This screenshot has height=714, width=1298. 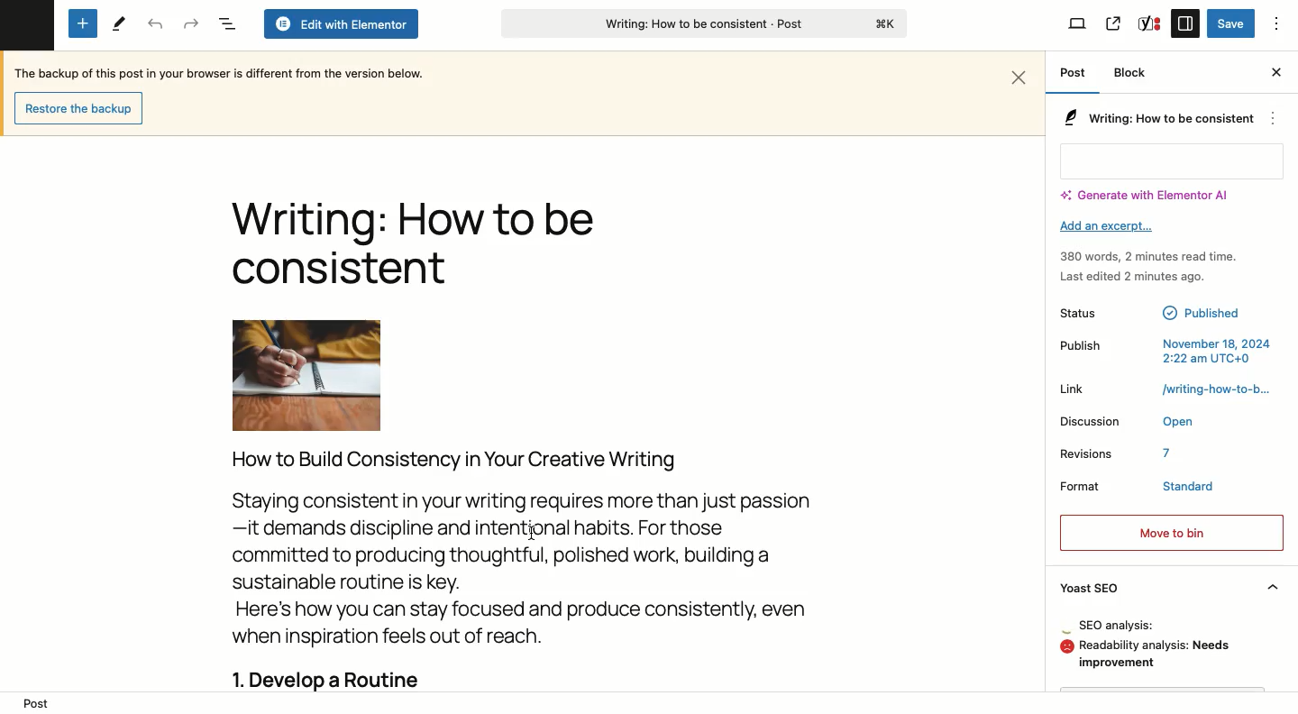 What do you see at coordinates (117, 24) in the screenshot?
I see `Tools` at bounding box center [117, 24].